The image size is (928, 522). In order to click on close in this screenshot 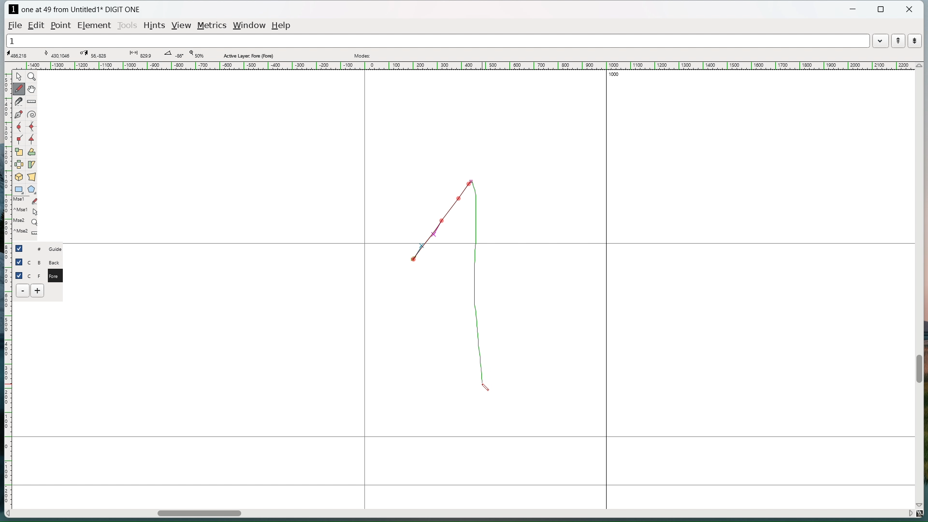, I will do `click(909, 9)`.